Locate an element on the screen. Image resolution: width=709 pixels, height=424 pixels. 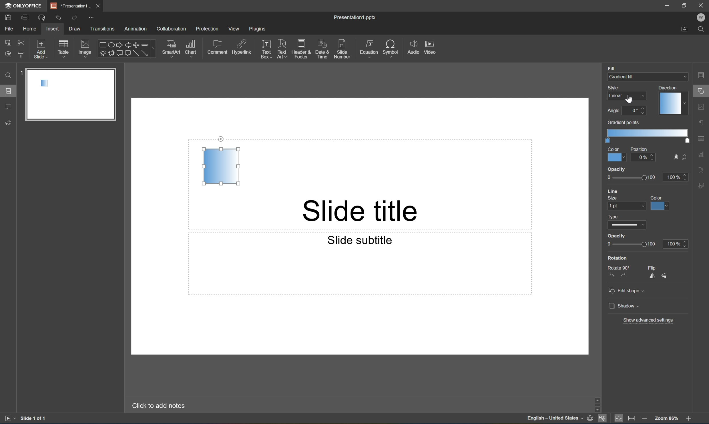
Set document language is located at coordinates (590, 419).